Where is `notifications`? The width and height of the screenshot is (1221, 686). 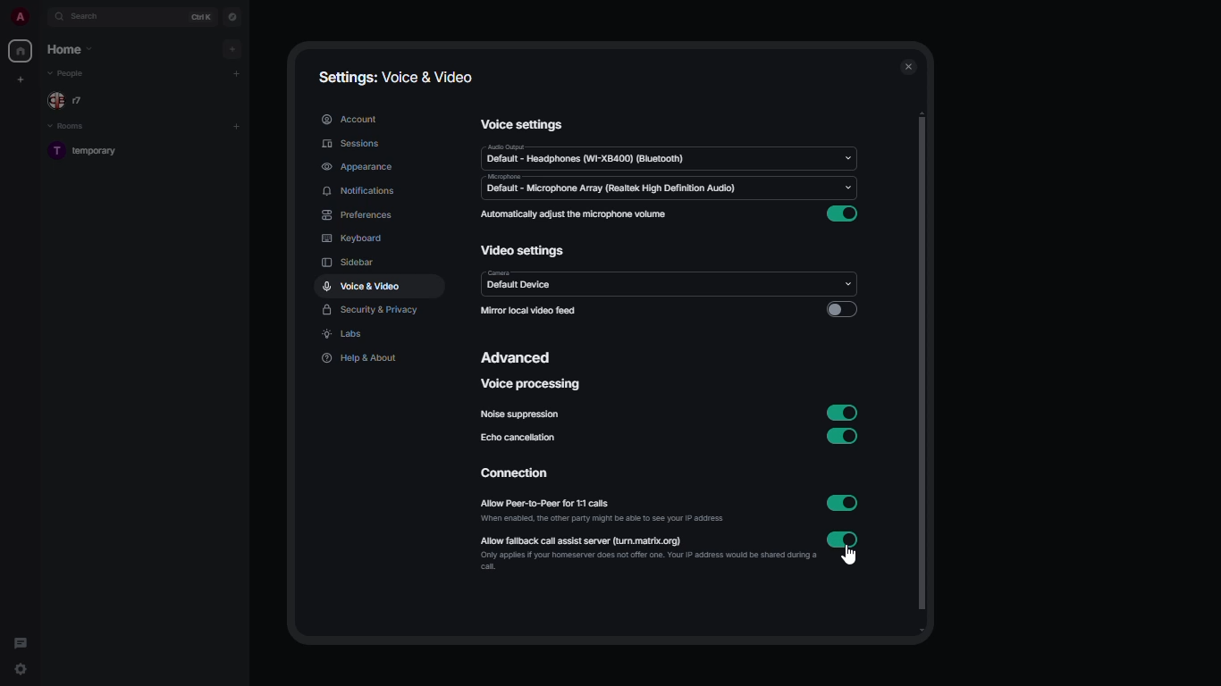 notifications is located at coordinates (359, 192).